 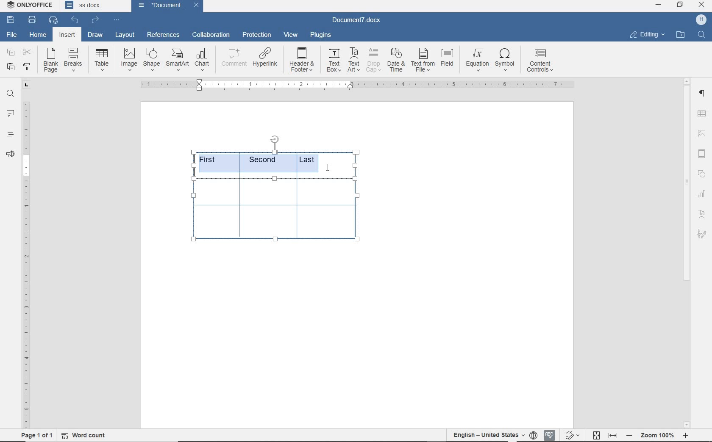 I want to click on insert, so click(x=67, y=36).